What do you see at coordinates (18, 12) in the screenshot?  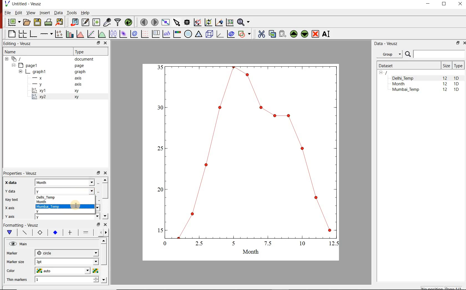 I see `Edit` at bounding box center [18, 12].